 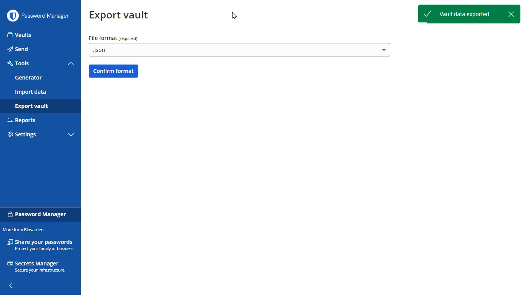 I want to click on hide, so click(x=12, y=285).